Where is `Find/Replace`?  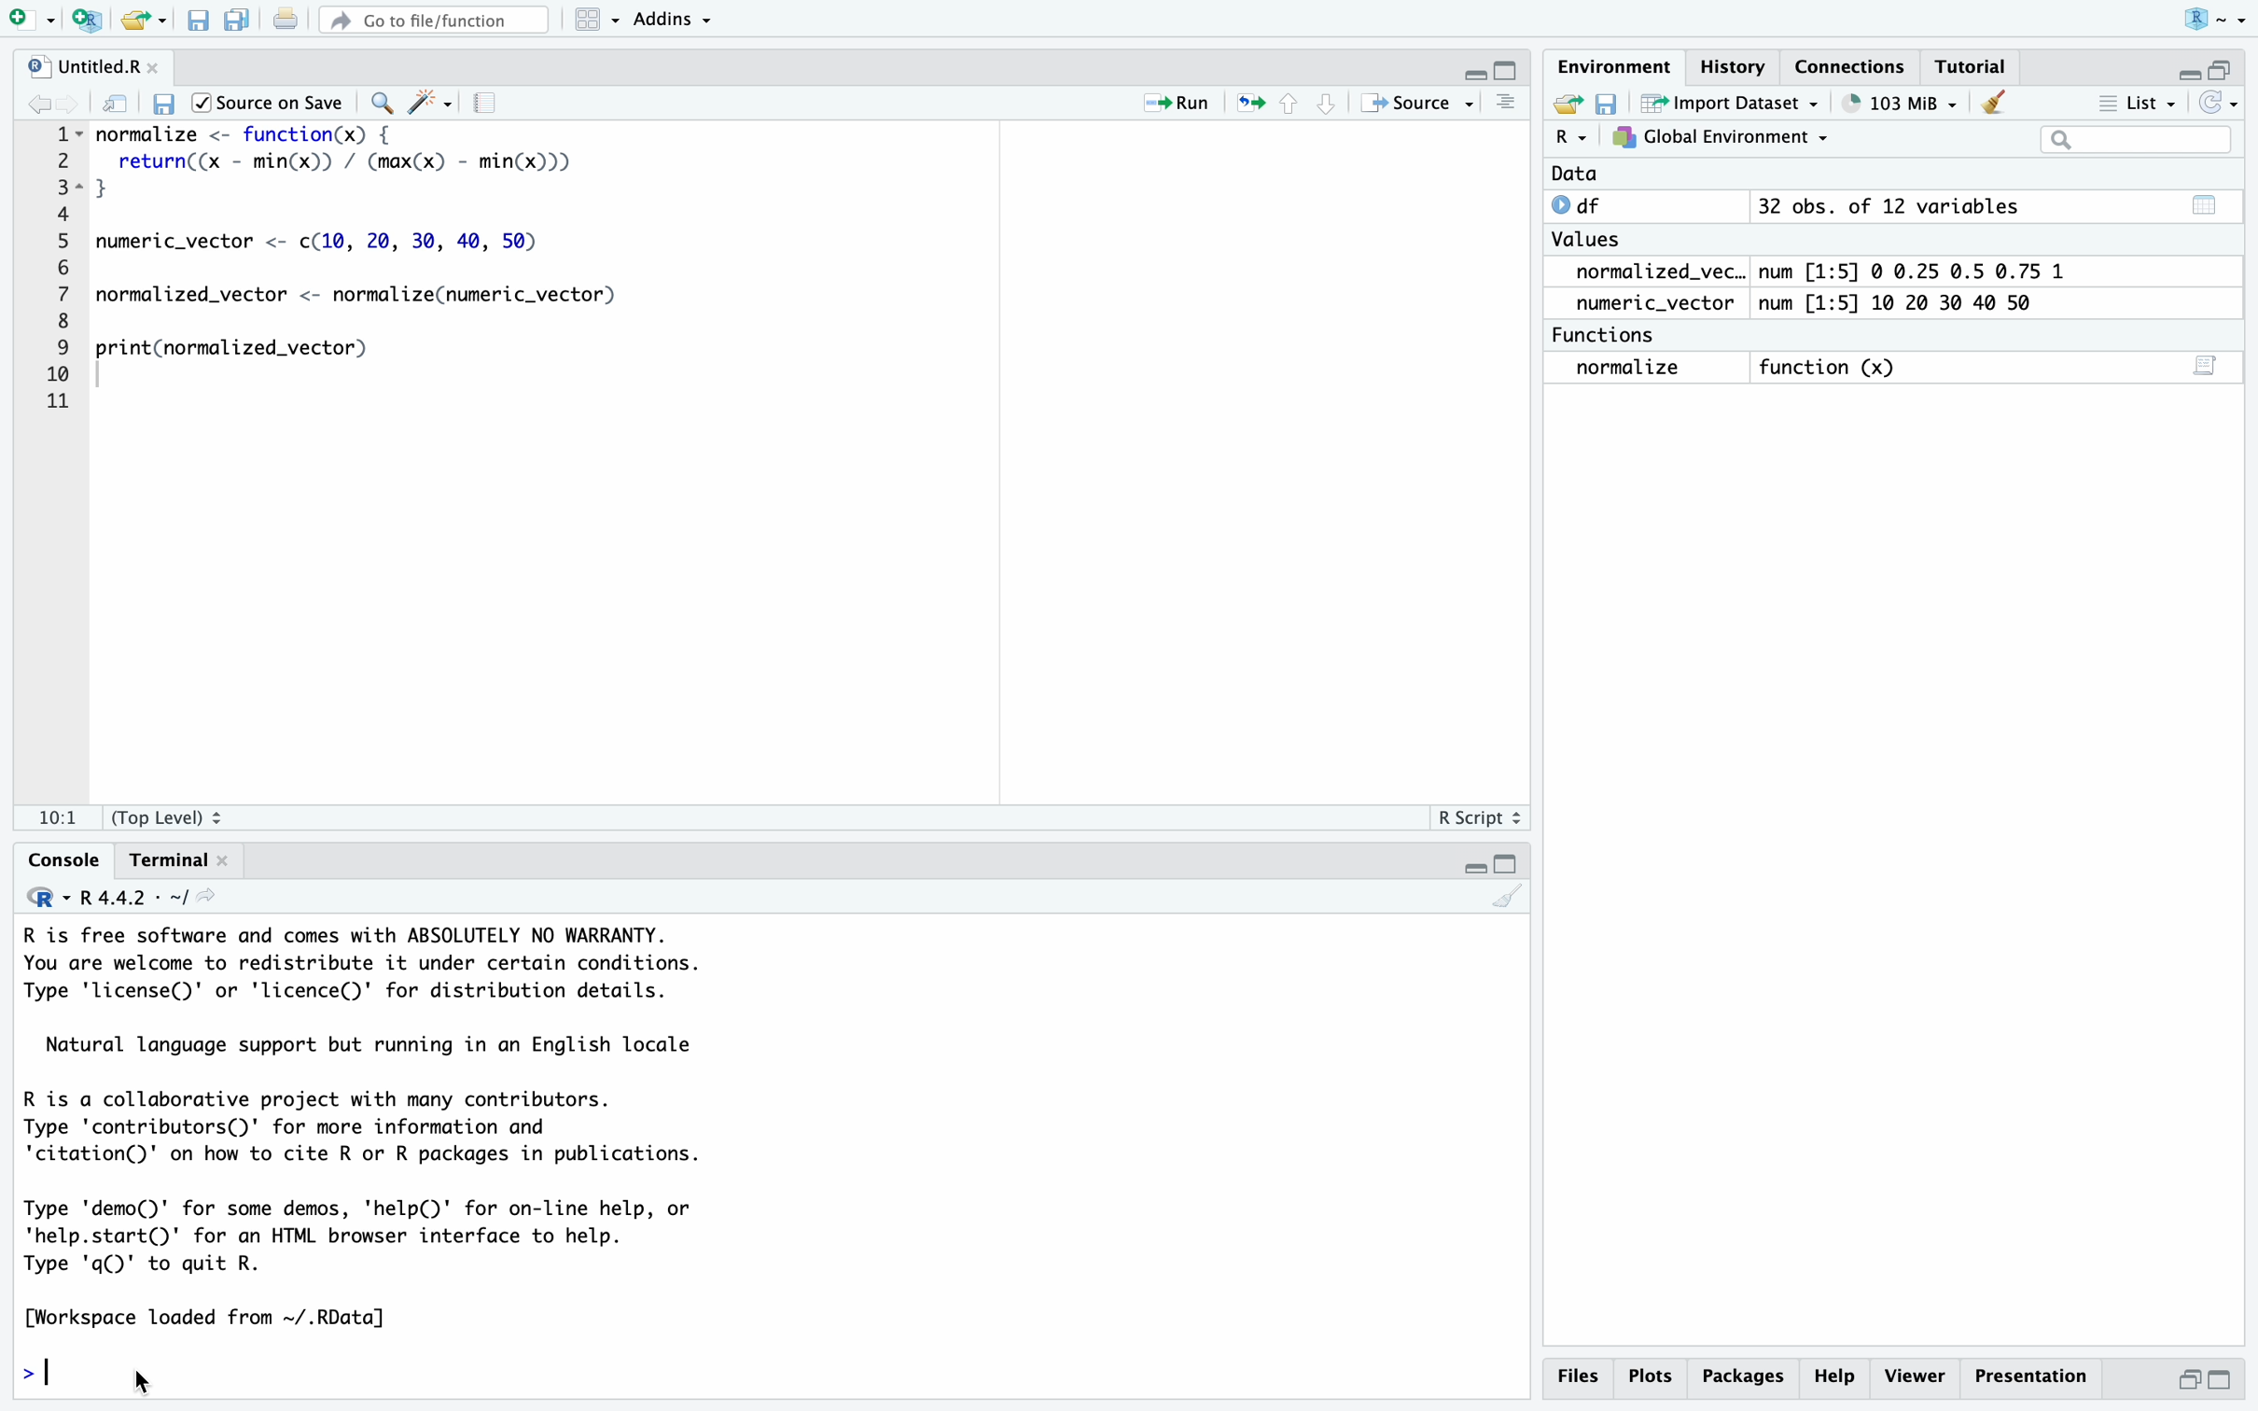 Find/Replace is located at coordinates (382, 98).